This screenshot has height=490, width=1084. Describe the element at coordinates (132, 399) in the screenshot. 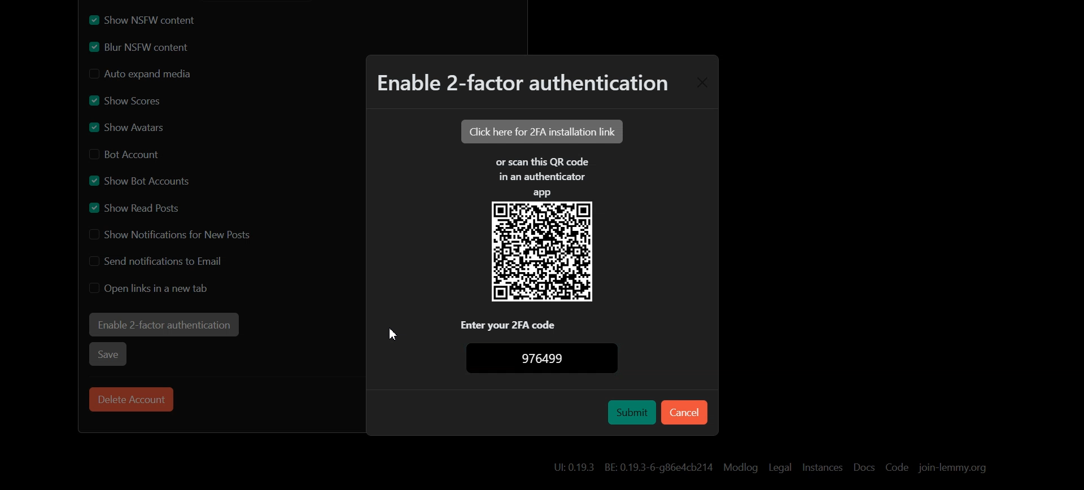

I see `Delete Account` at that location.